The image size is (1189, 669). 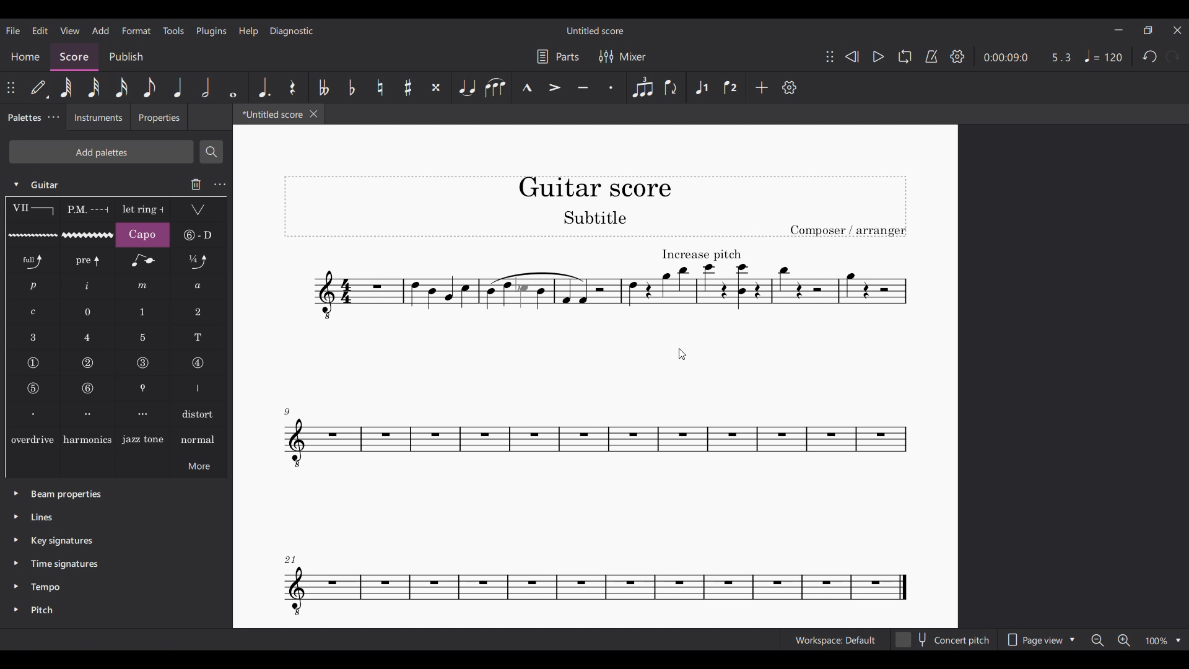 What do you see at coordinates (100, 30) in the screenshot?
I see `Add menu` at bounding box center [100, 30].